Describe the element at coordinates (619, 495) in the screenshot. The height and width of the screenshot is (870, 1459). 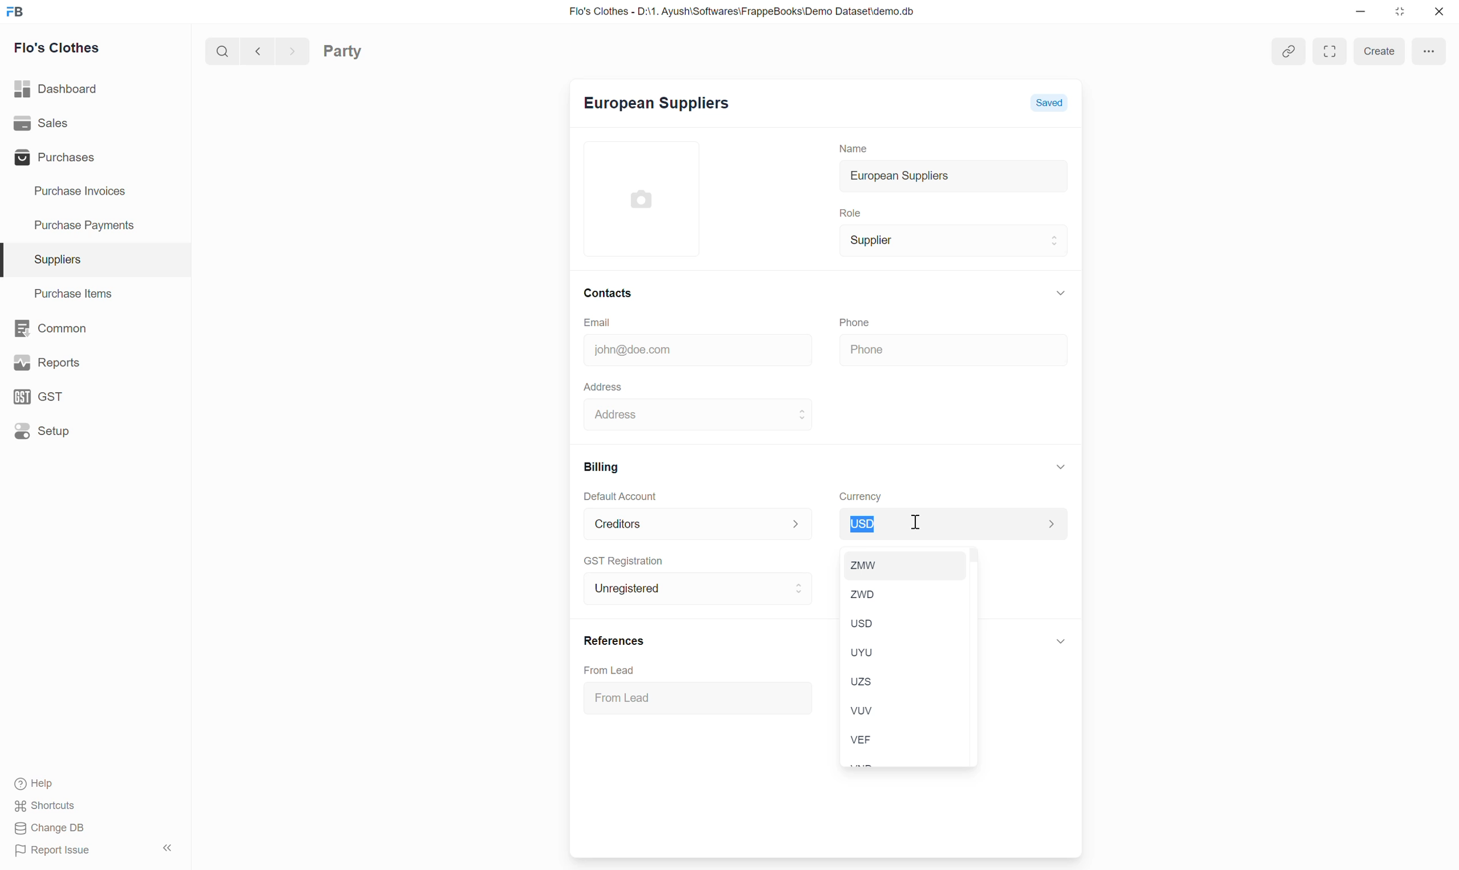
I see `Default Account` at that location.